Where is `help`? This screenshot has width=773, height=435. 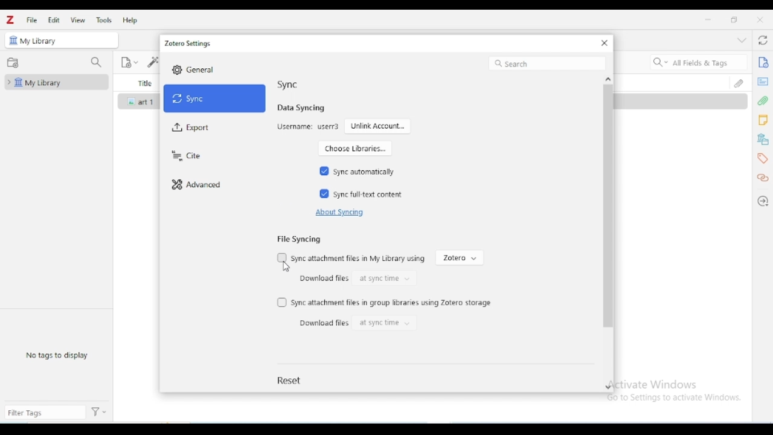 help is located at coordinates (130, 20).